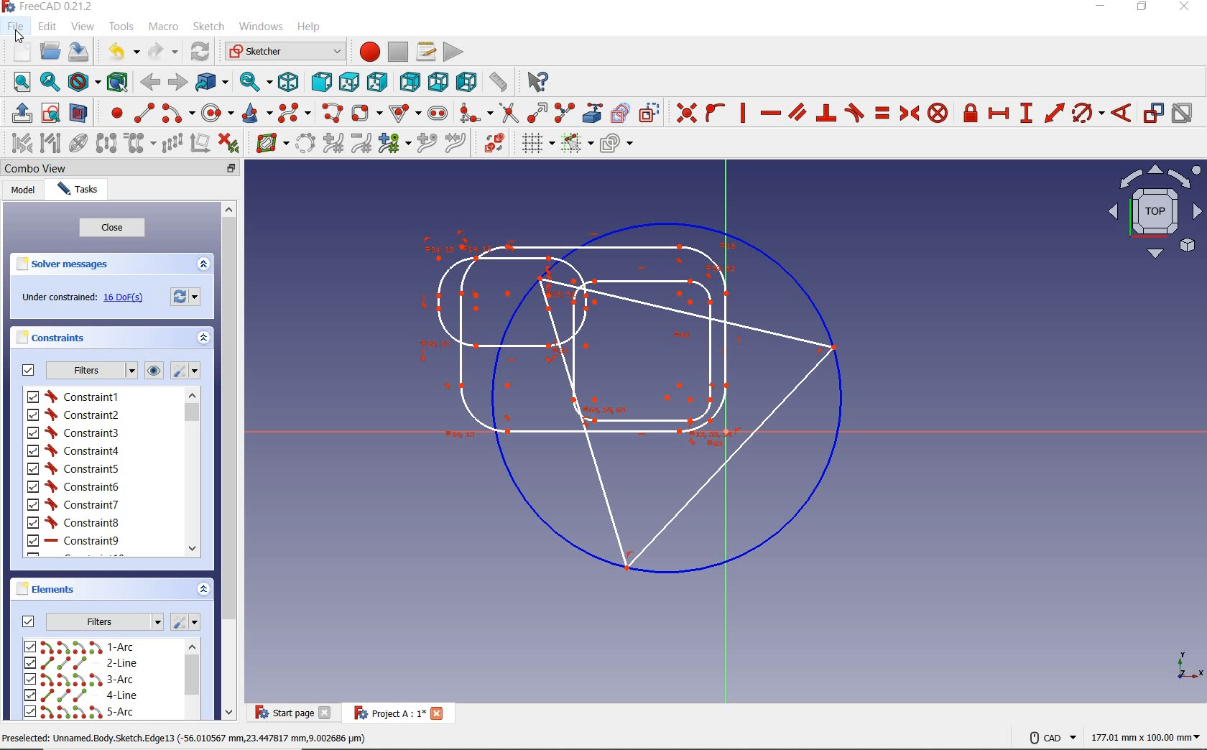  Describe the element at coordinates (348, 81) in the screenshot. I see `top` at that location.